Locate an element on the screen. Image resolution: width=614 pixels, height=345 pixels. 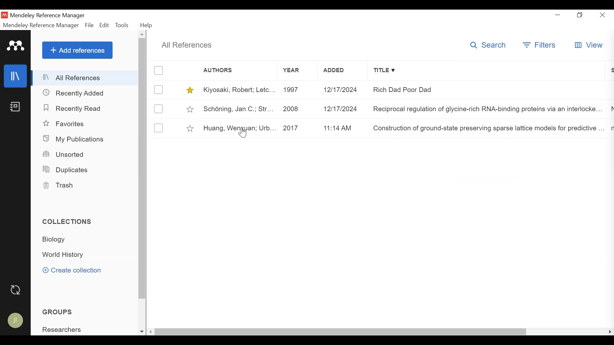
Rich Dad Poor Dad is located at coordinates (405, 89).